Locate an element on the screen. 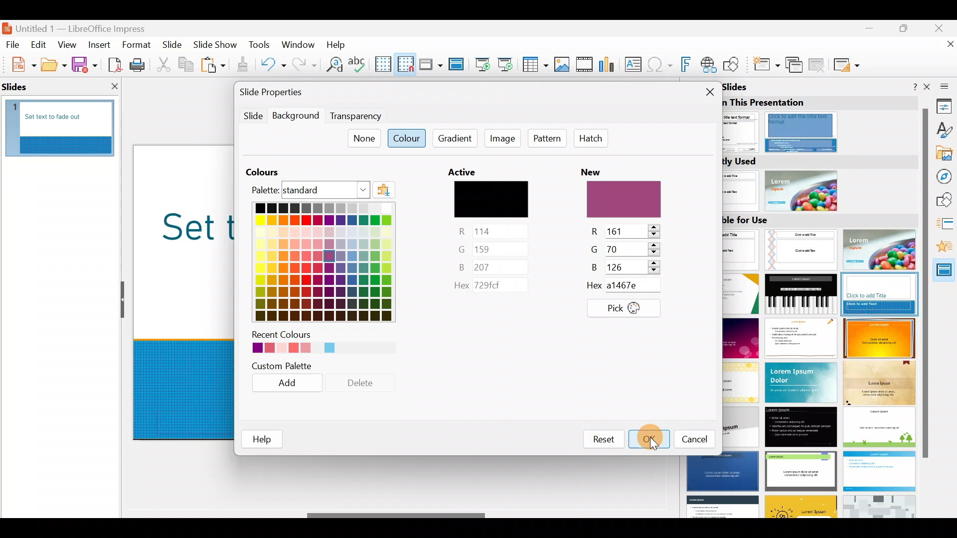  Insert text box is located at coordinates (635, 65).